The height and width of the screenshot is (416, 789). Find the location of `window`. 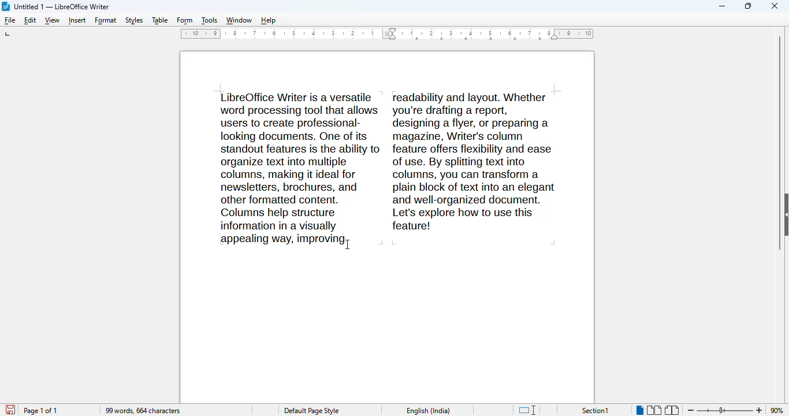

window is located at coordinates (239, 21).